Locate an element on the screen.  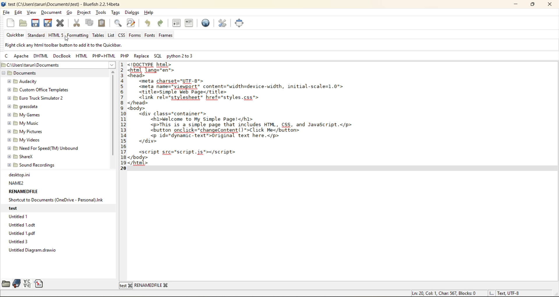
frames is located at coordinates (169, 36).